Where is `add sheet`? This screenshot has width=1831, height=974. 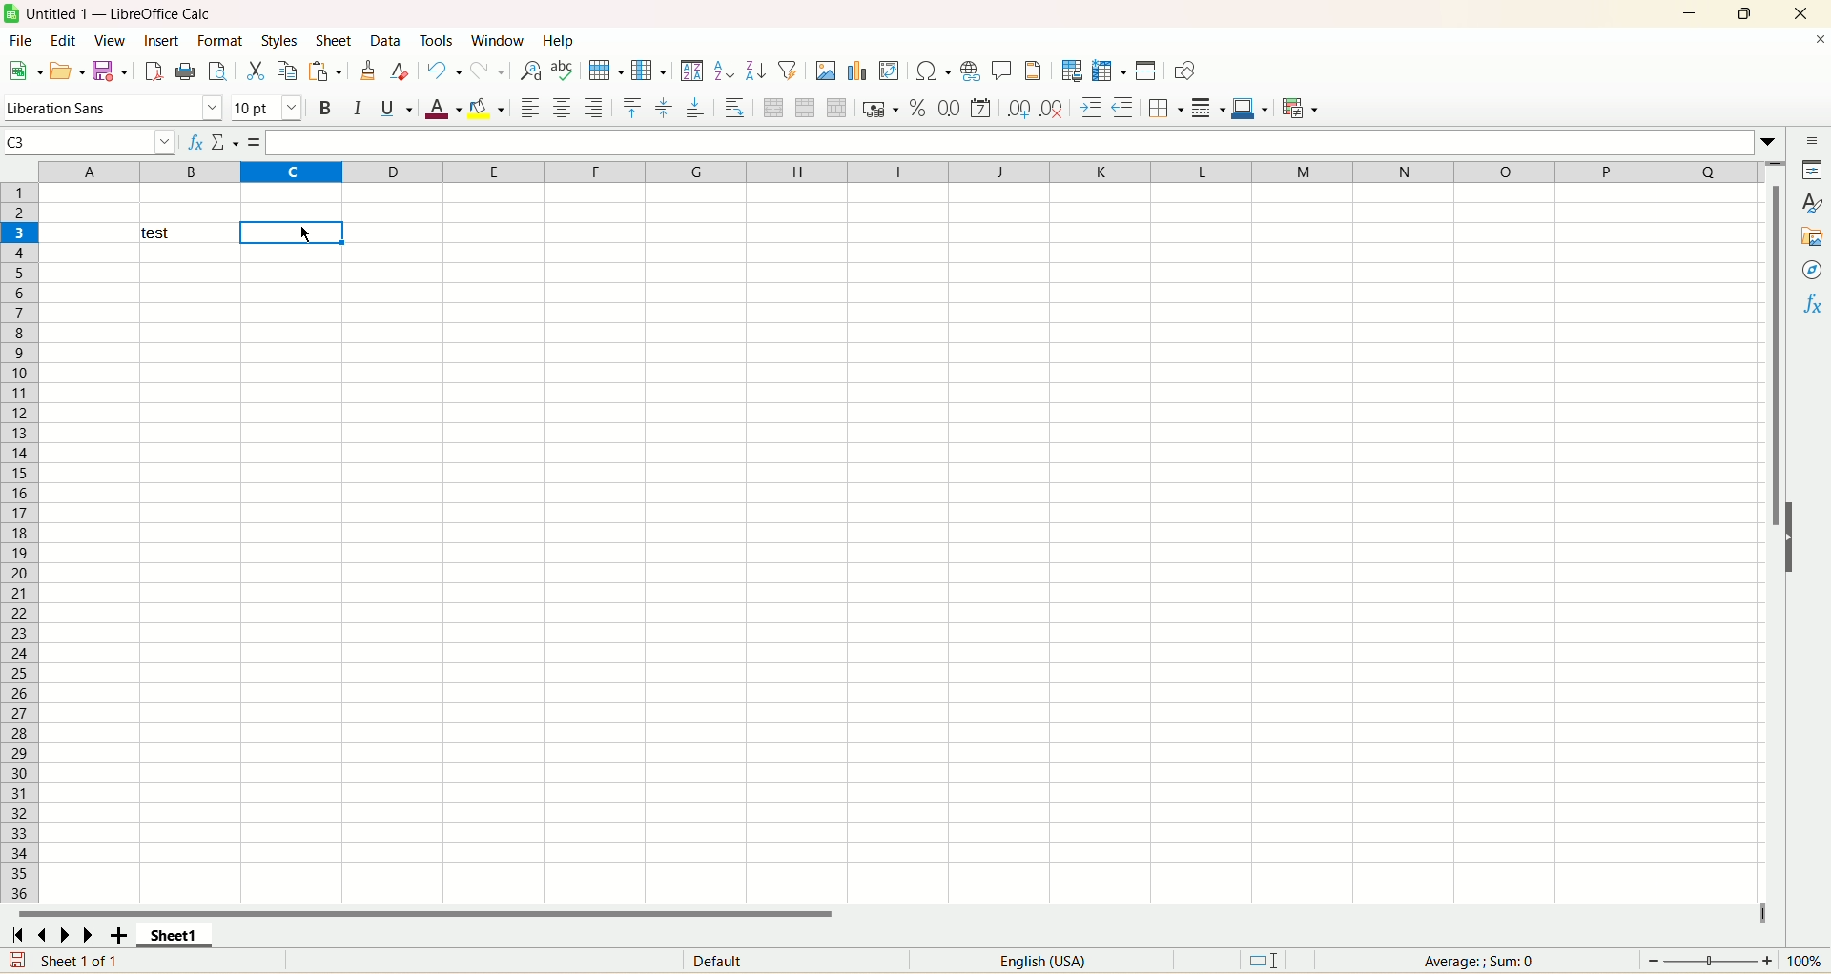
add sheet is located at coordinates (118, 934).